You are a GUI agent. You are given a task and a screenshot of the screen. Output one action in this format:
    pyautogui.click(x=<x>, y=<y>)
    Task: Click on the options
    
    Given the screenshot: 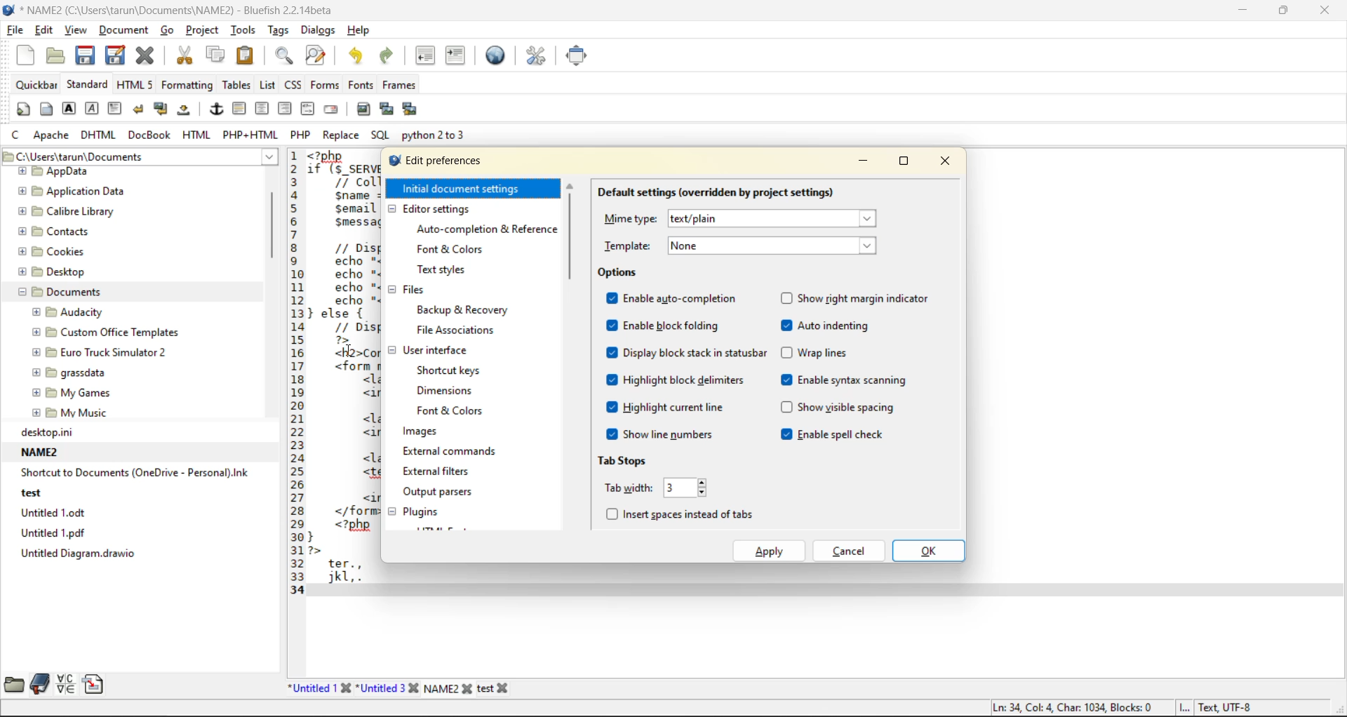 What is the action you would take?
    pyautogui.click(x=625, y=272)
    